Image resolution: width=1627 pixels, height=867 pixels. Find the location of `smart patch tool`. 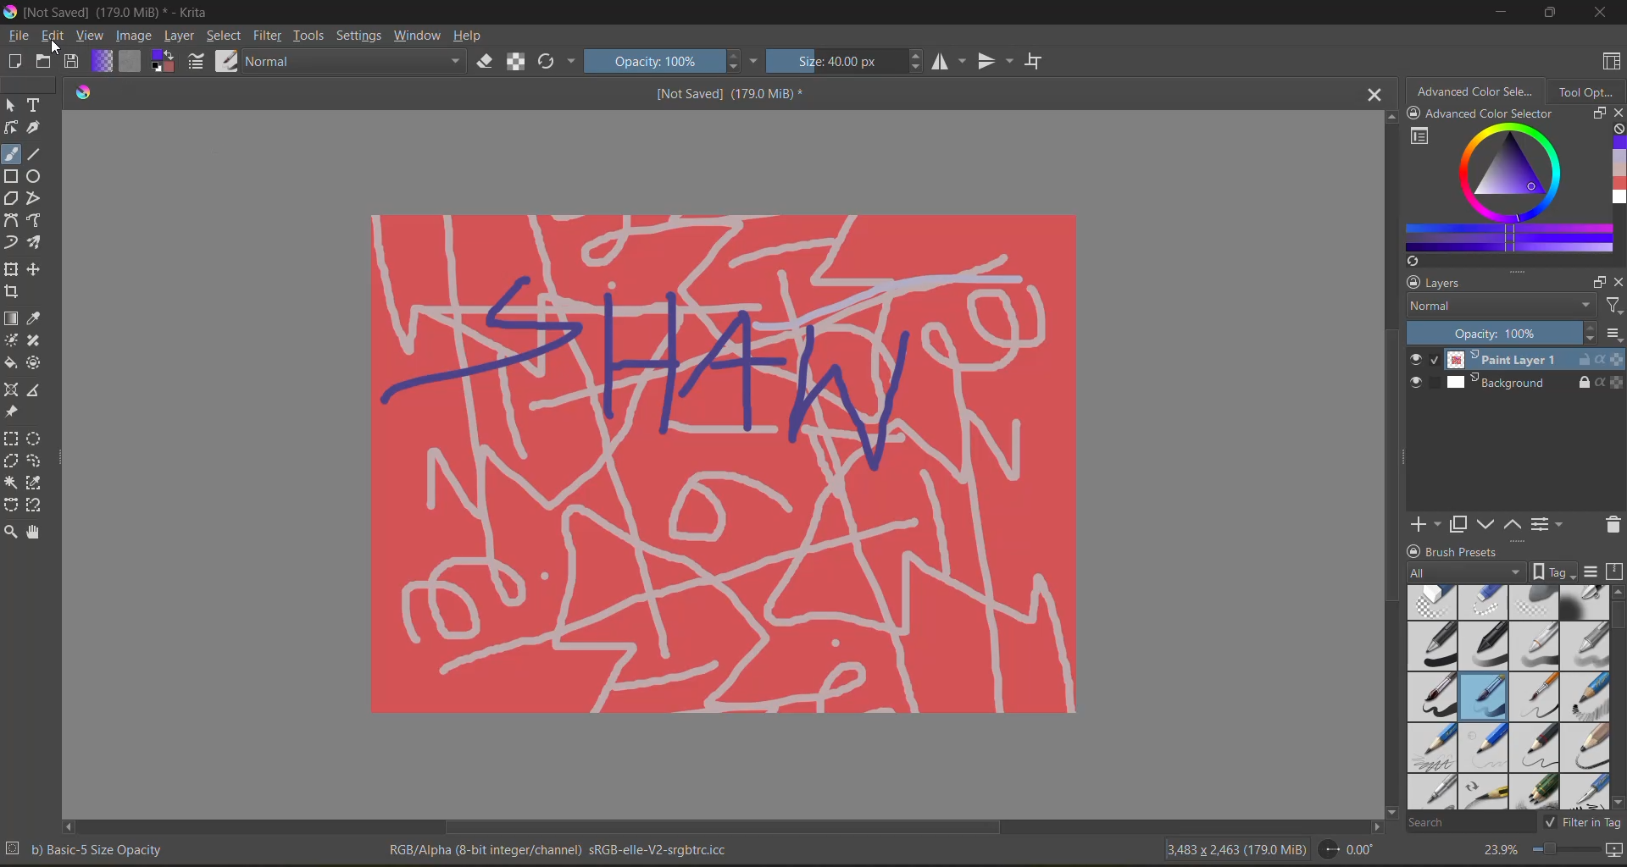

smart patch tool is located at coordinates (35, 342).